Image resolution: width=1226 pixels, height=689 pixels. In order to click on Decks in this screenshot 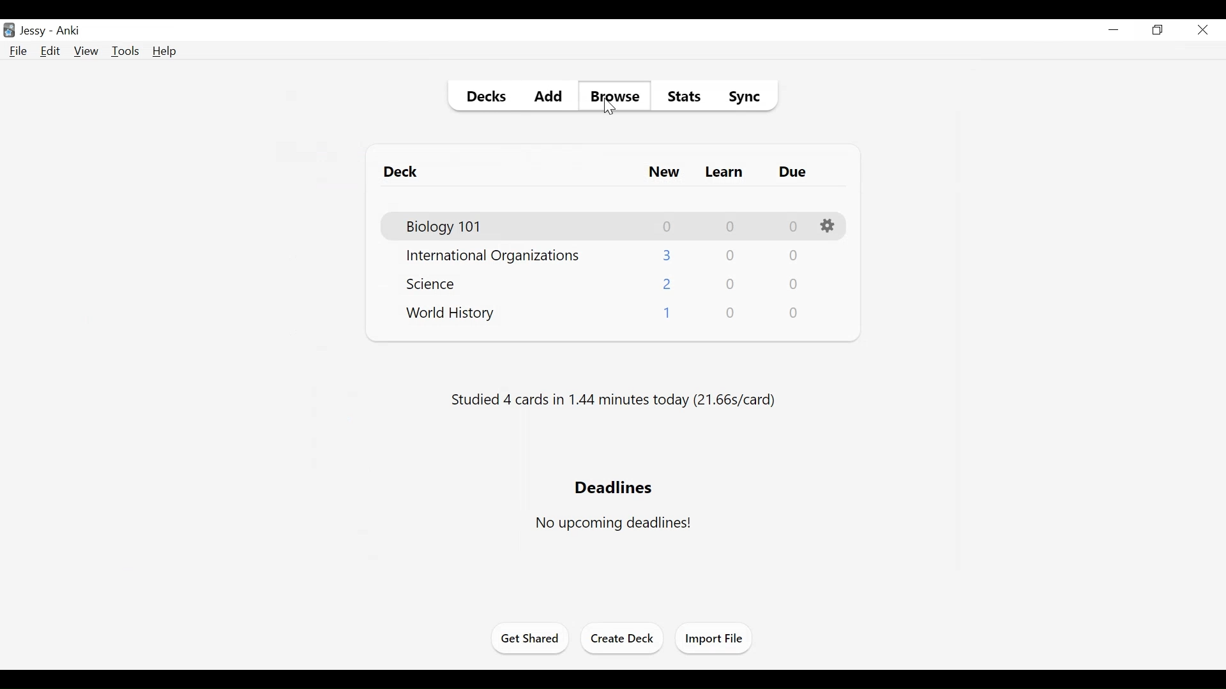, I will do `click(485, 98)`.